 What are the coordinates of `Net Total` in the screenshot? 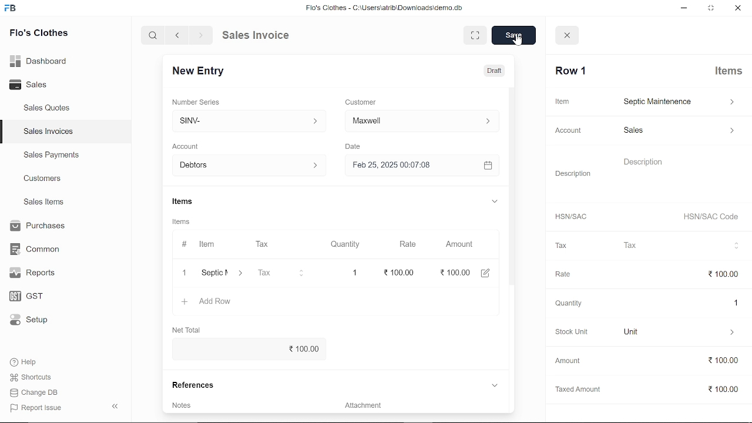 It's located at (190, 328).